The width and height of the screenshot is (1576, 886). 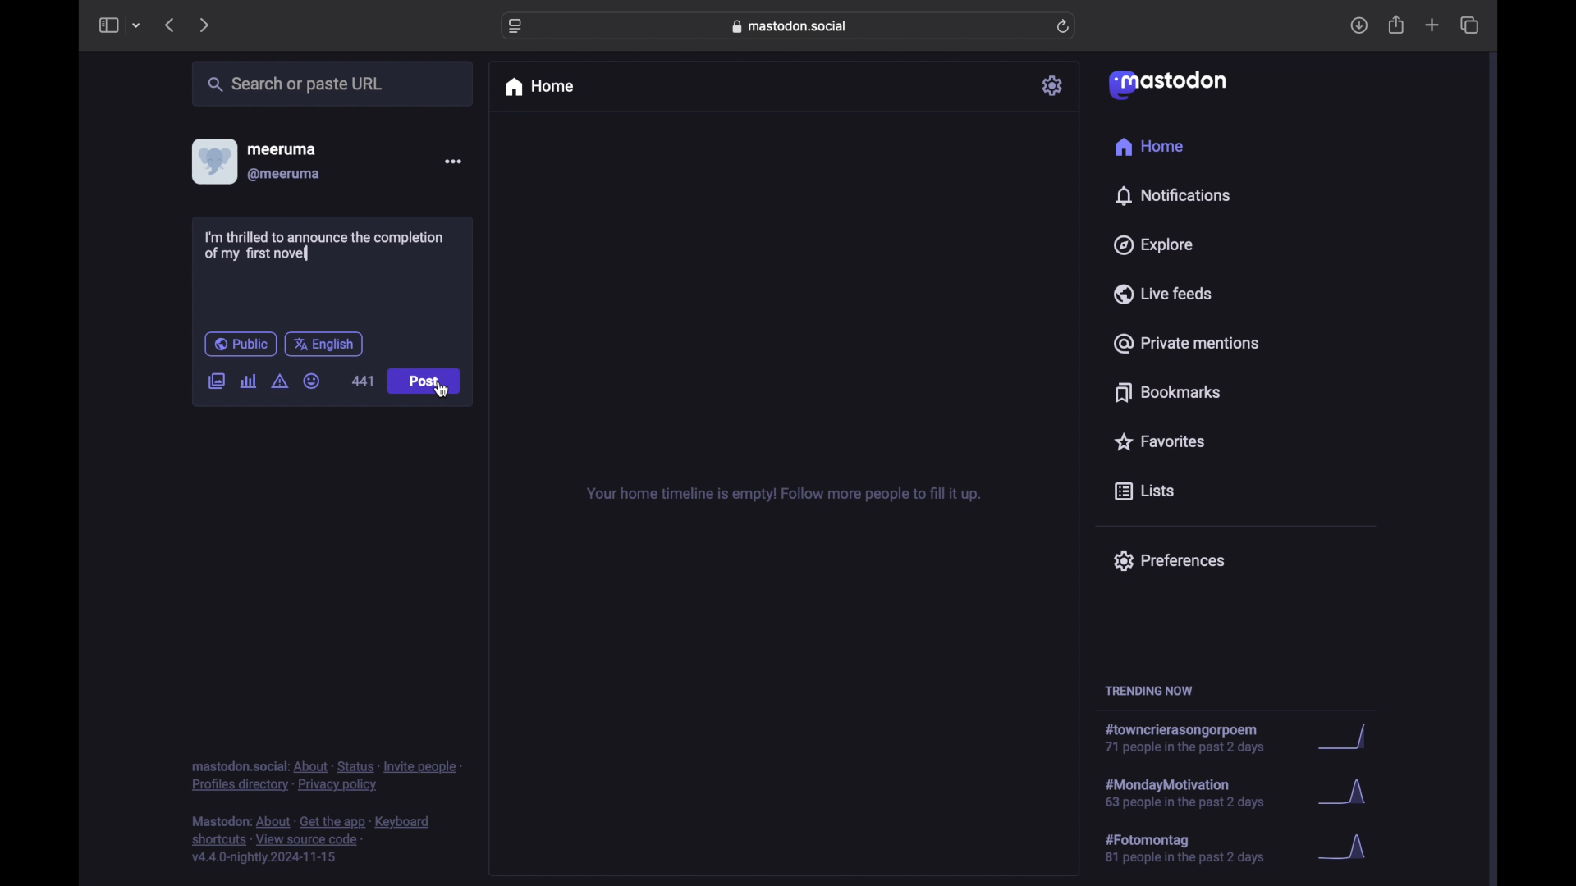 What do you see at coordinates (241, 344) in the screenshot?
I see `public` at bounding box center [241, 344].